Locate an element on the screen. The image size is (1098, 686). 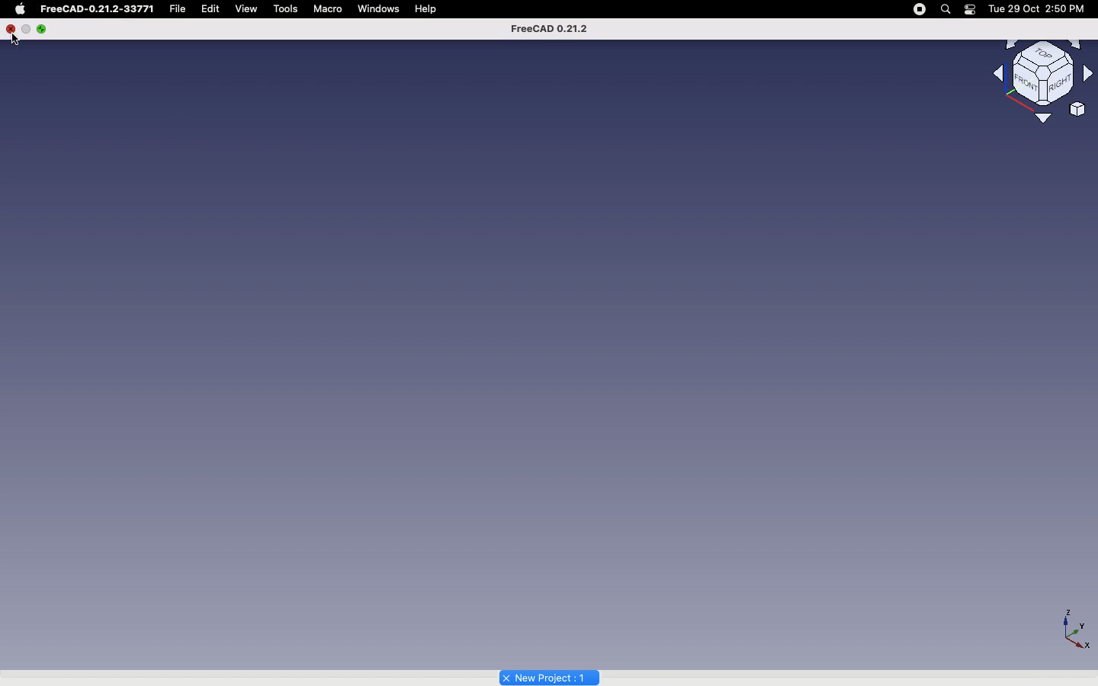
Help is located at coordinates (428, 9).